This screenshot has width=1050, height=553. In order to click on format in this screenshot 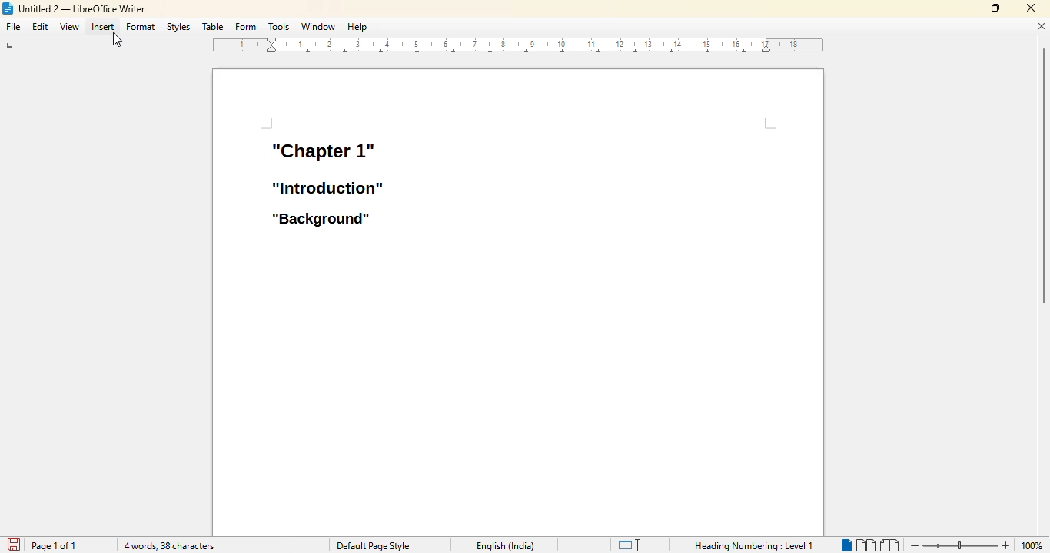, I will do `click(140, 26)`.